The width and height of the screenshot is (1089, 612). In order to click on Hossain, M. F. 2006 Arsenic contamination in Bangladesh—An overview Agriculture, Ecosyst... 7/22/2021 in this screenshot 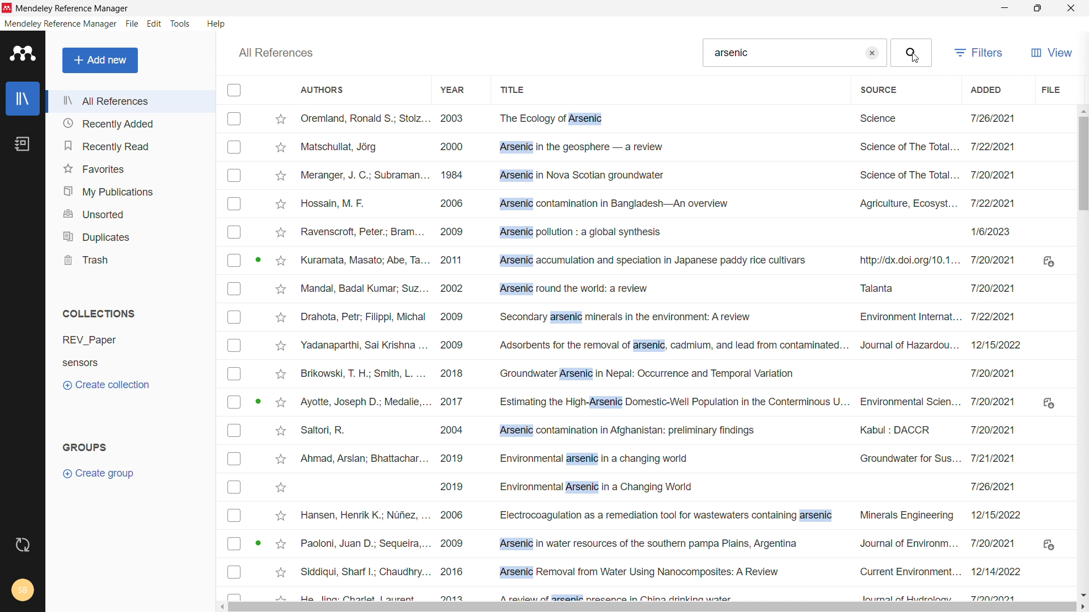, I will do `click(662, 202)`.